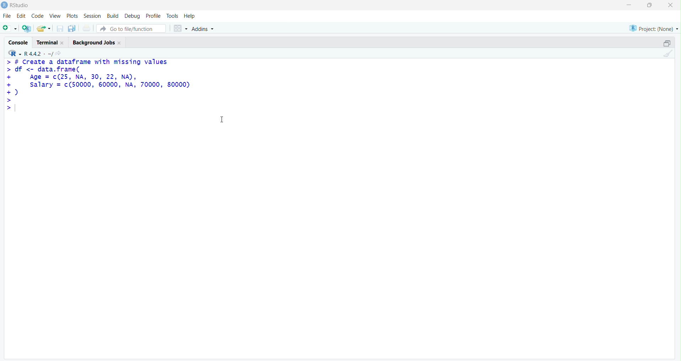  I want to click on Maximize, so click(651, 5).